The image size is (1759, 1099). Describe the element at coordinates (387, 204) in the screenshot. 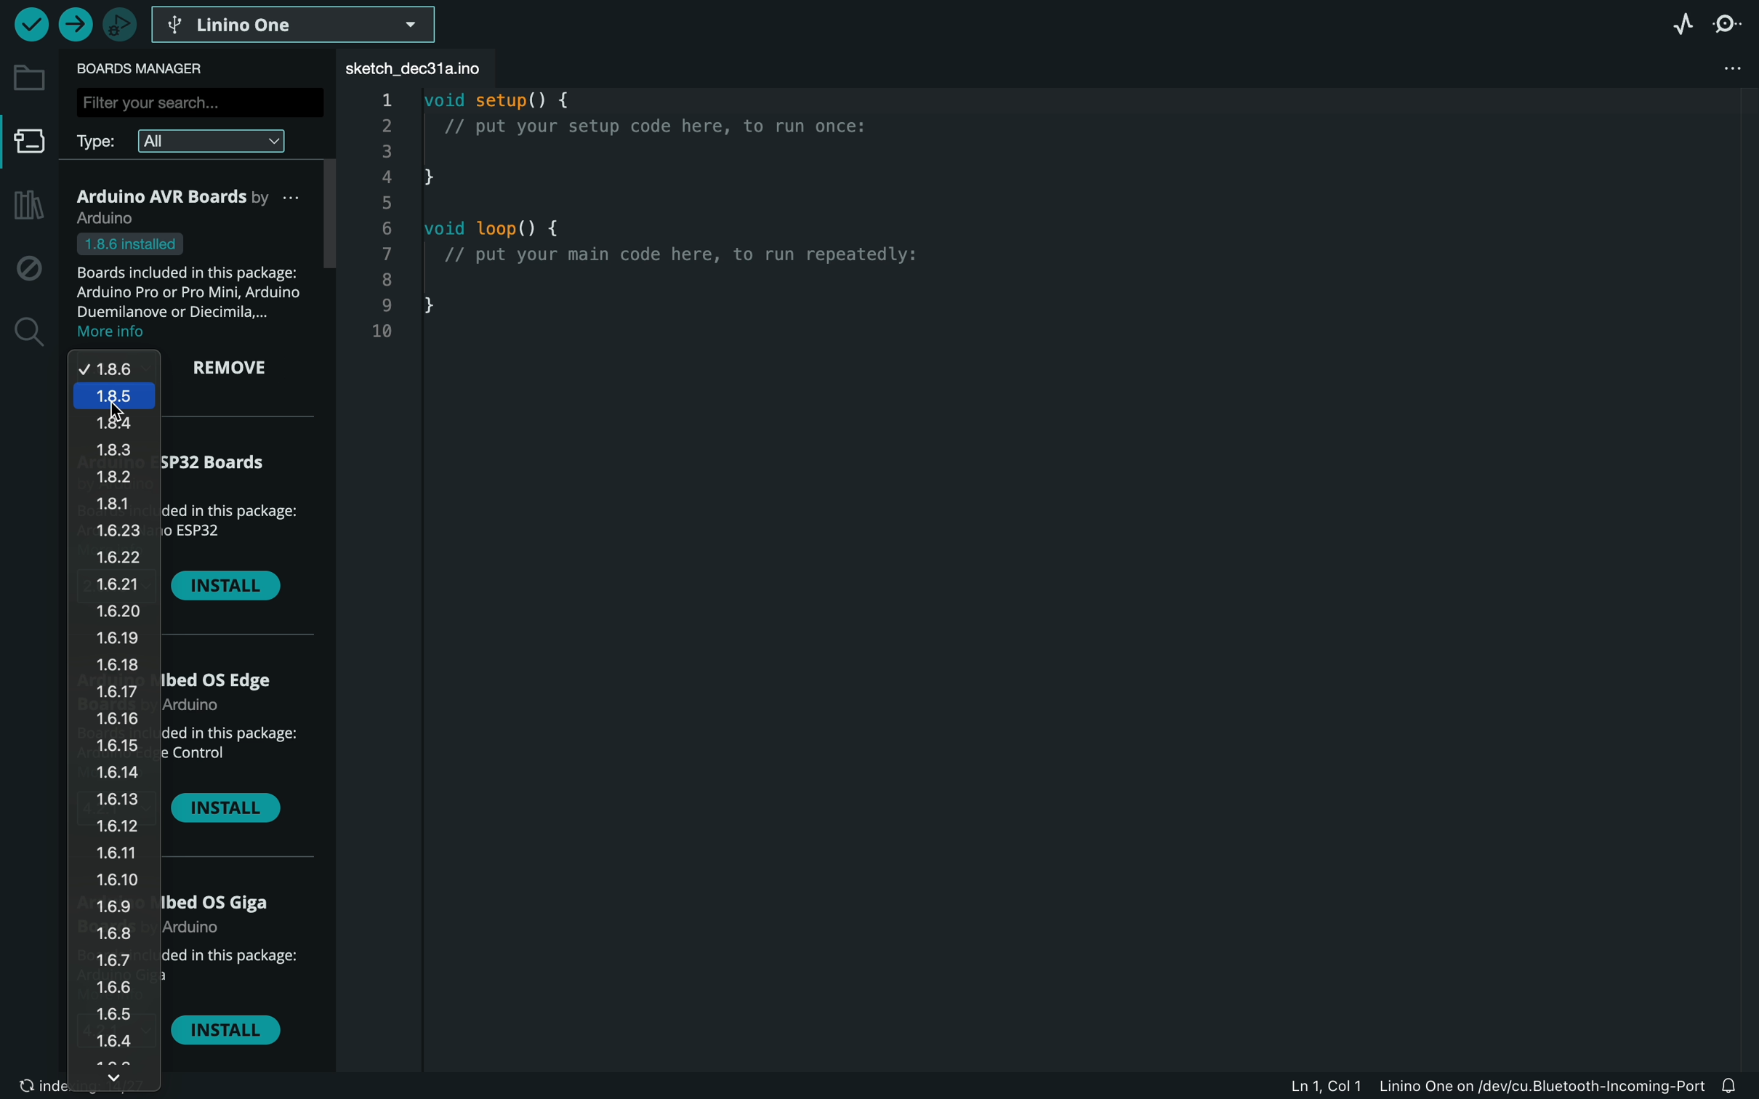

I see `5` at that location.